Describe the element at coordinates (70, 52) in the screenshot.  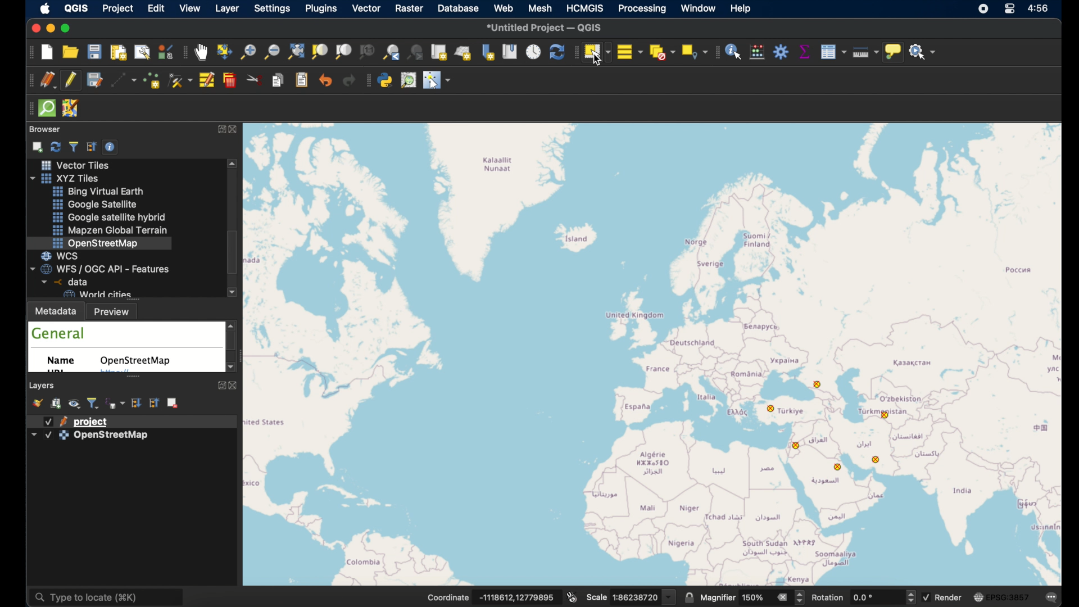
I see `open project` at that location.